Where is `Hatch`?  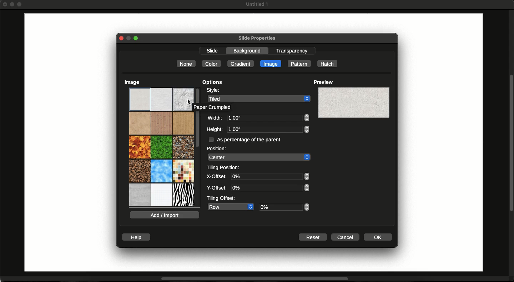
Hatch is located at coordinates (327, 64).